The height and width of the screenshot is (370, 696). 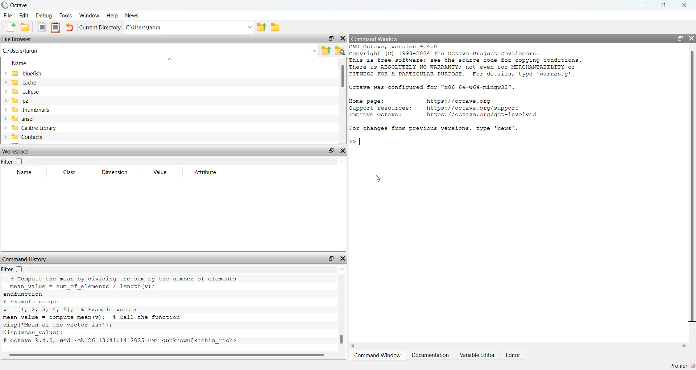 What do you see at coordinates (9, 16) in the screenshot?
I see `file` at bounding box center [9, 16].